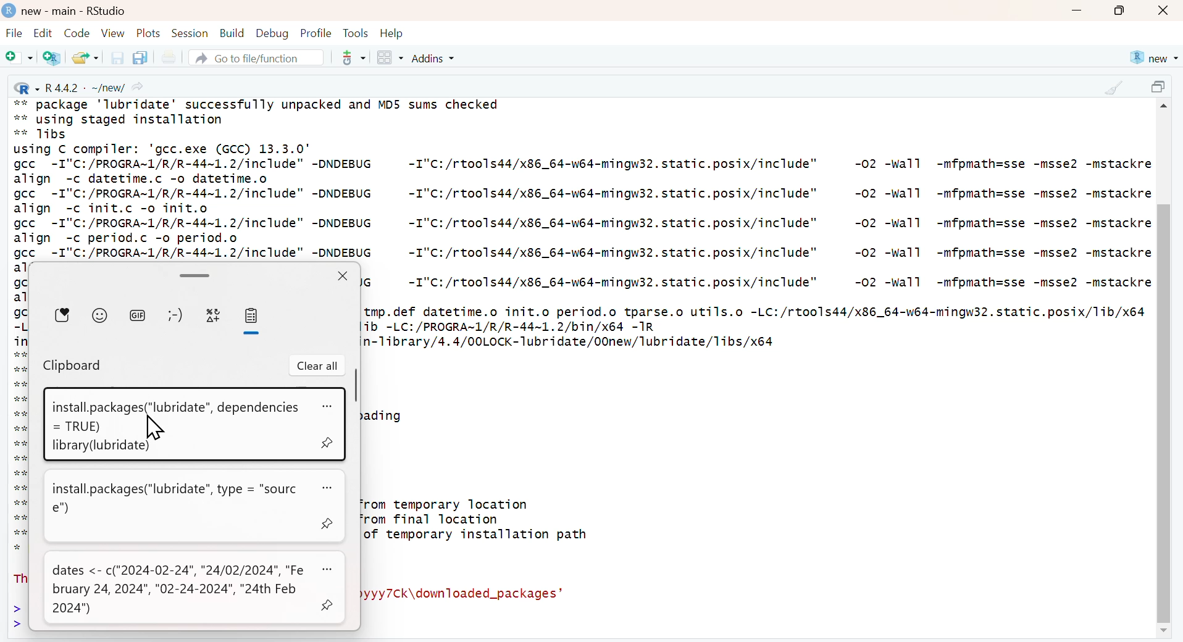 This screenshot has width=1183, height=642. I want to click on ** libs, so click(46, 135).